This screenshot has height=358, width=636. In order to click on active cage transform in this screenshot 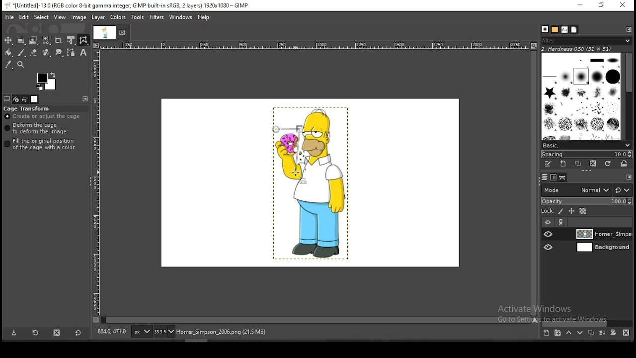, I will do `click(288, 154)`.